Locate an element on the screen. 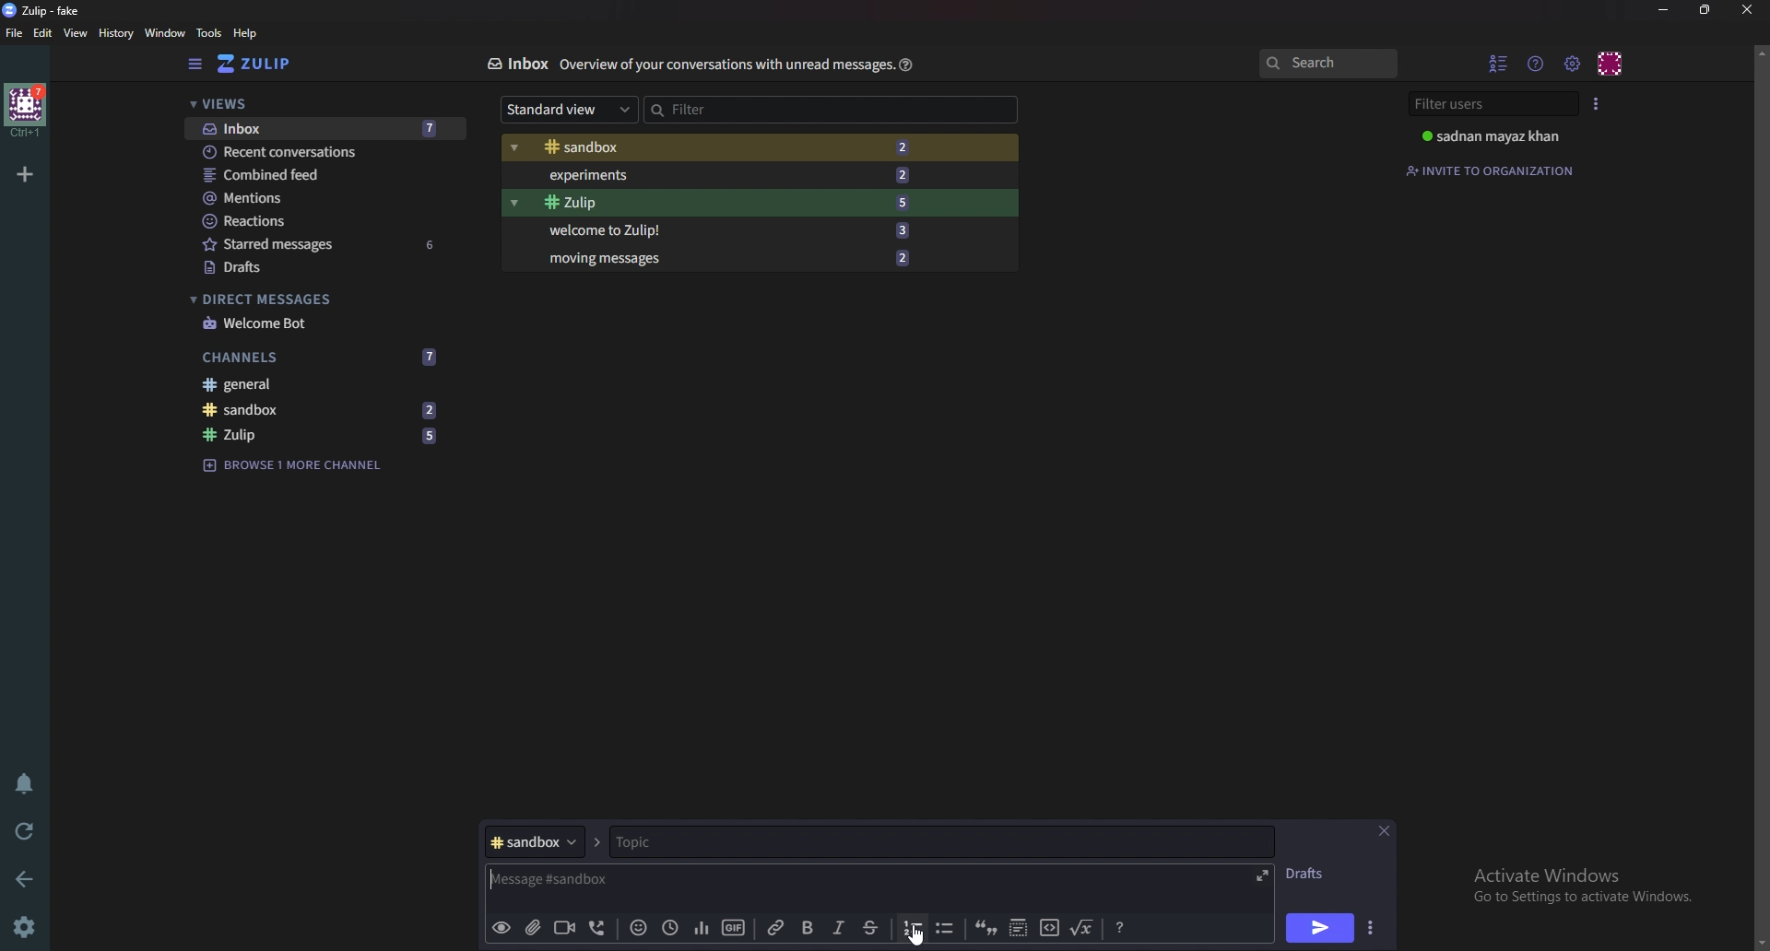 Image resolution: width=1770 pixels, height=951 pixels. Info is located at coordinates (722, 65).